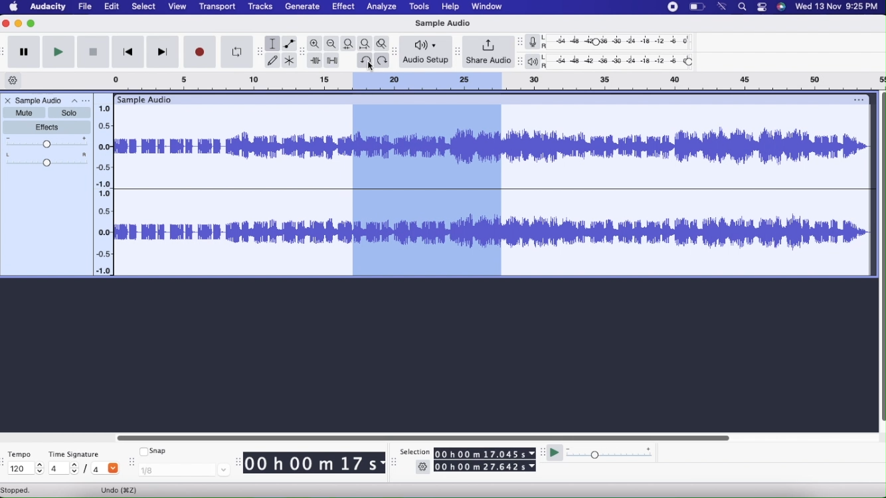 The width and height of the screenshot is (886, 498). I want to click on Audio Track Undo, so click(429, 192).